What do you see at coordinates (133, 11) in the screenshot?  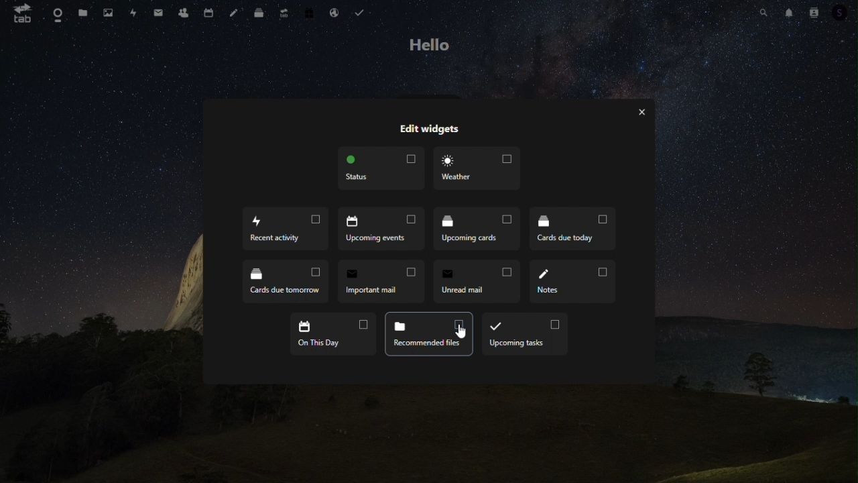 I see `activity` at bounding box center [133, 11].